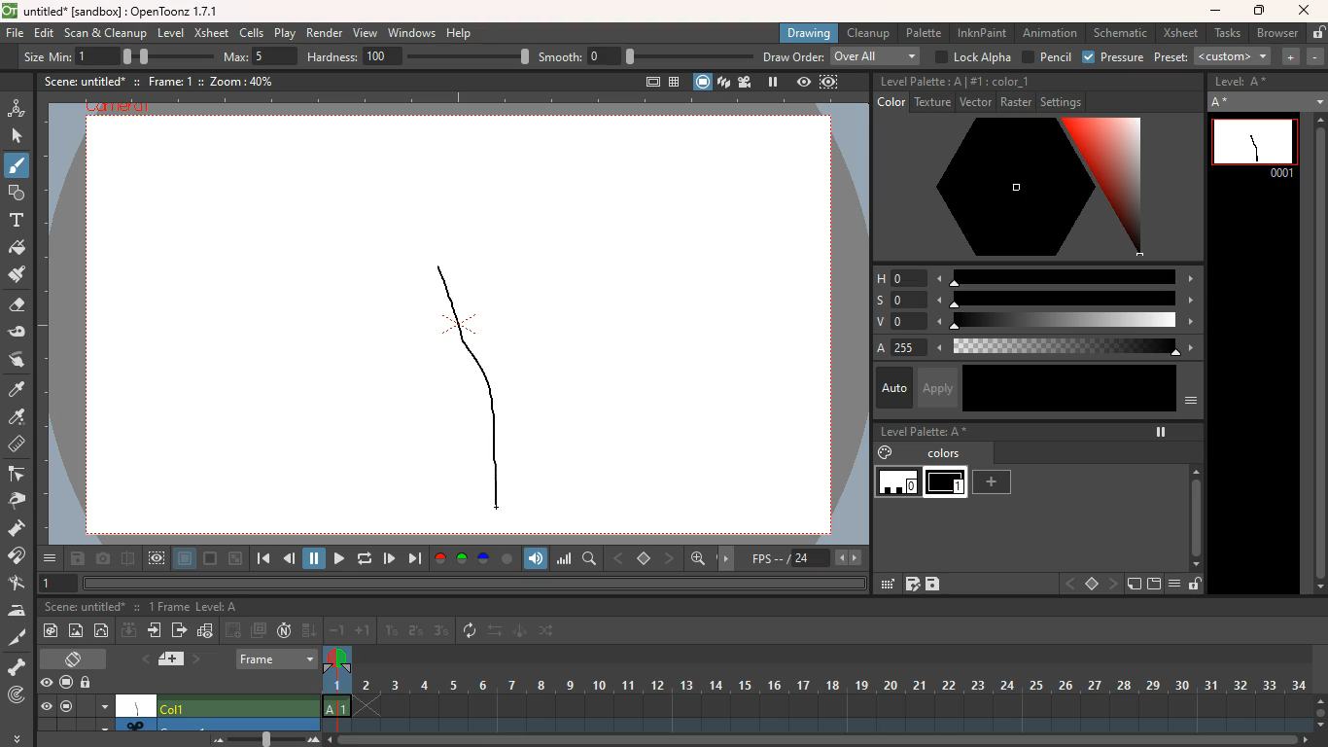 This screenshot has width=1328, height=747. Describe the element at coordinates (67, 707) in the screenshot. I see `screen` at that location.